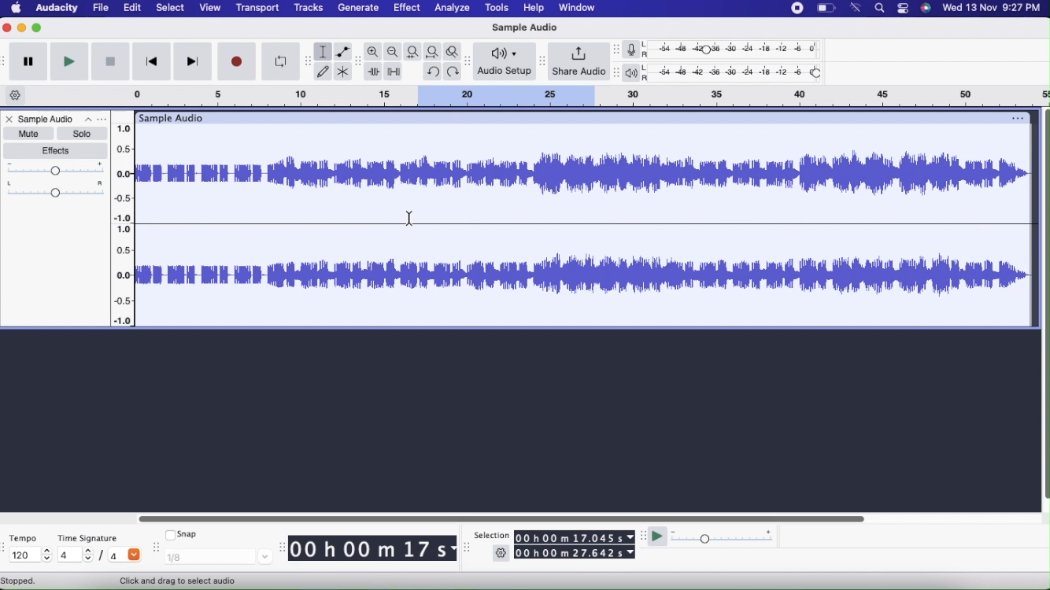  Describe the element at coordinates (544, 63) in the screenshot. I see `move toolbar` at that location.